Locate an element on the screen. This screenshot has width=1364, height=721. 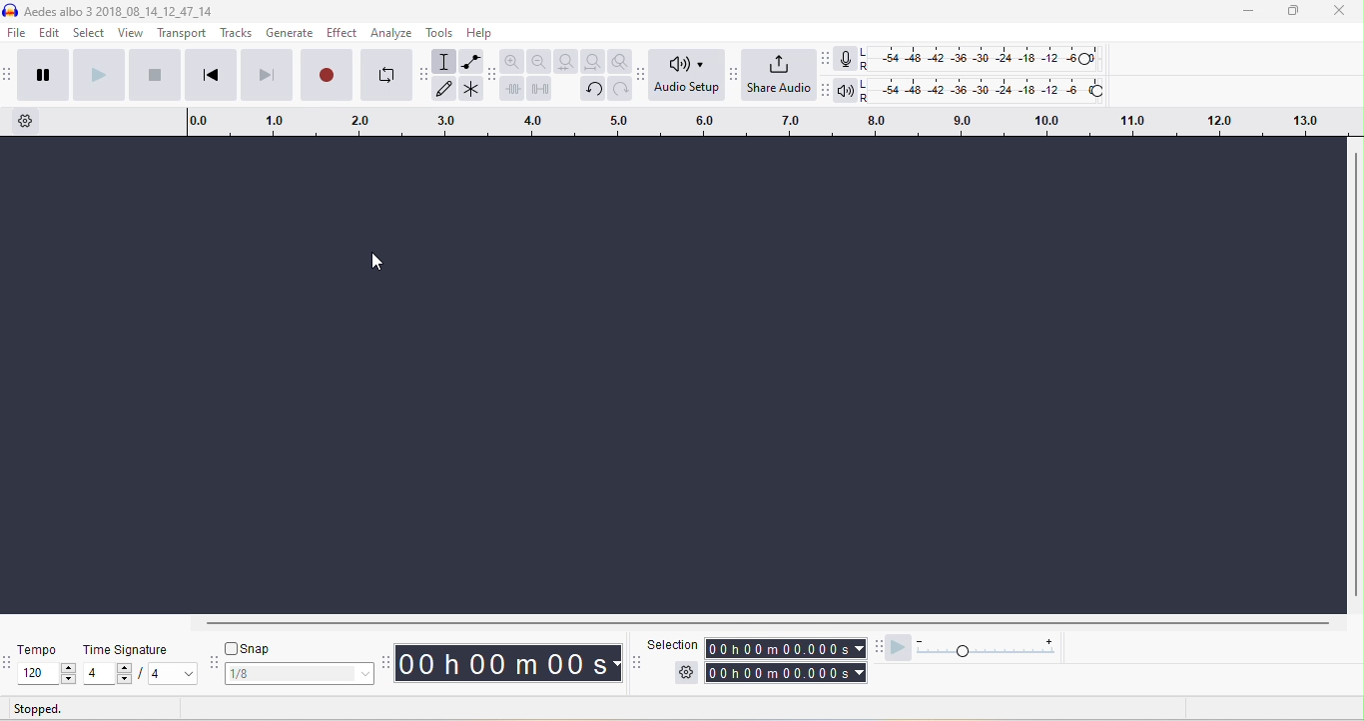
select tempo is located at coordinates (46, 674).